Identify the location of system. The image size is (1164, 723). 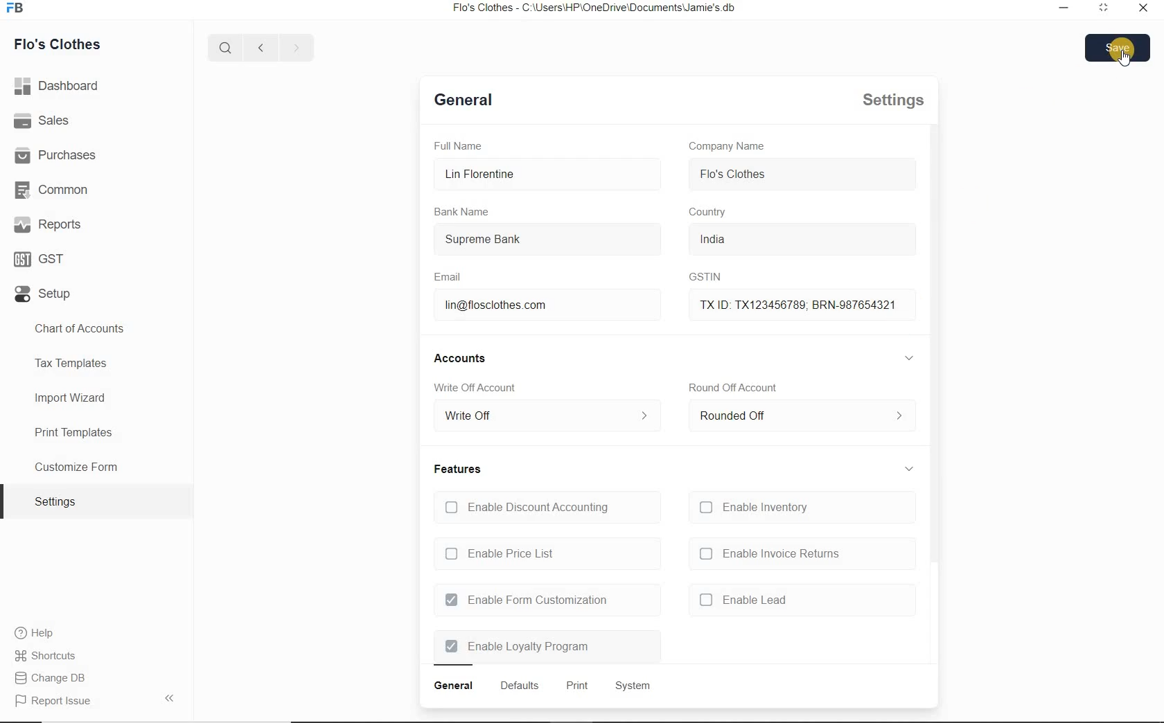
(631, 685).